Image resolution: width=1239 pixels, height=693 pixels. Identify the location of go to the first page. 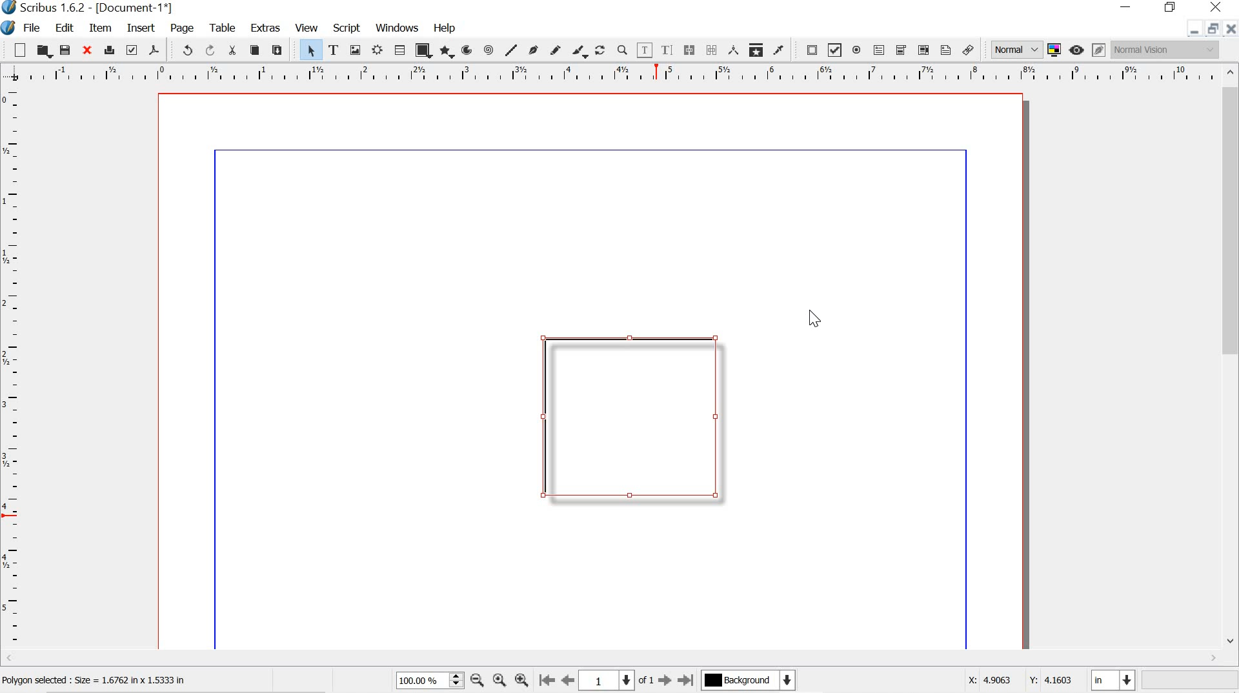
(547, 681).